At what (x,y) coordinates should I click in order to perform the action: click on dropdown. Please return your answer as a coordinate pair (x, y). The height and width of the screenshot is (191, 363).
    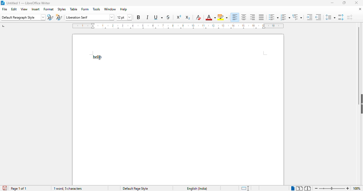
    Looking at the image, I should click on (43, 17).